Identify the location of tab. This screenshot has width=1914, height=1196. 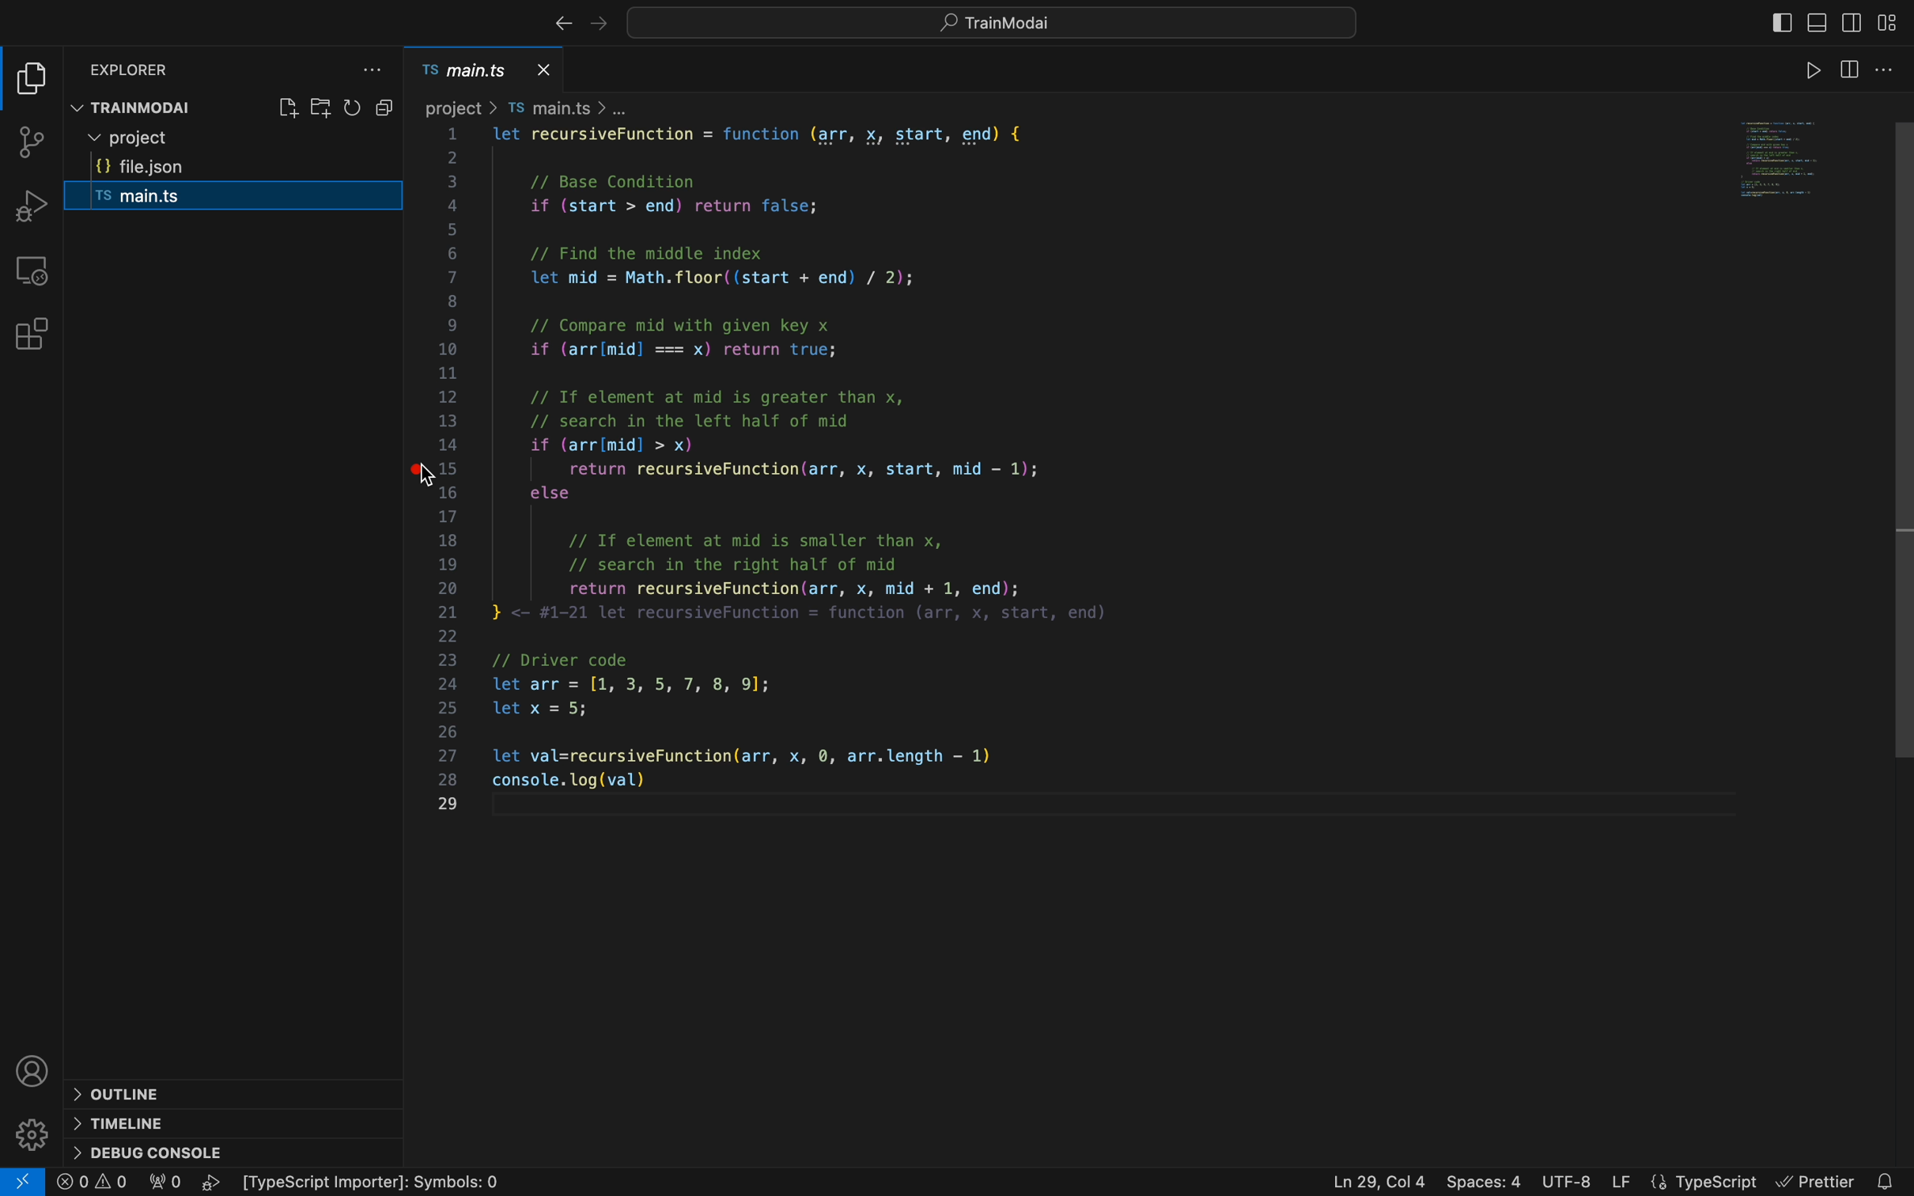
(487, 66).